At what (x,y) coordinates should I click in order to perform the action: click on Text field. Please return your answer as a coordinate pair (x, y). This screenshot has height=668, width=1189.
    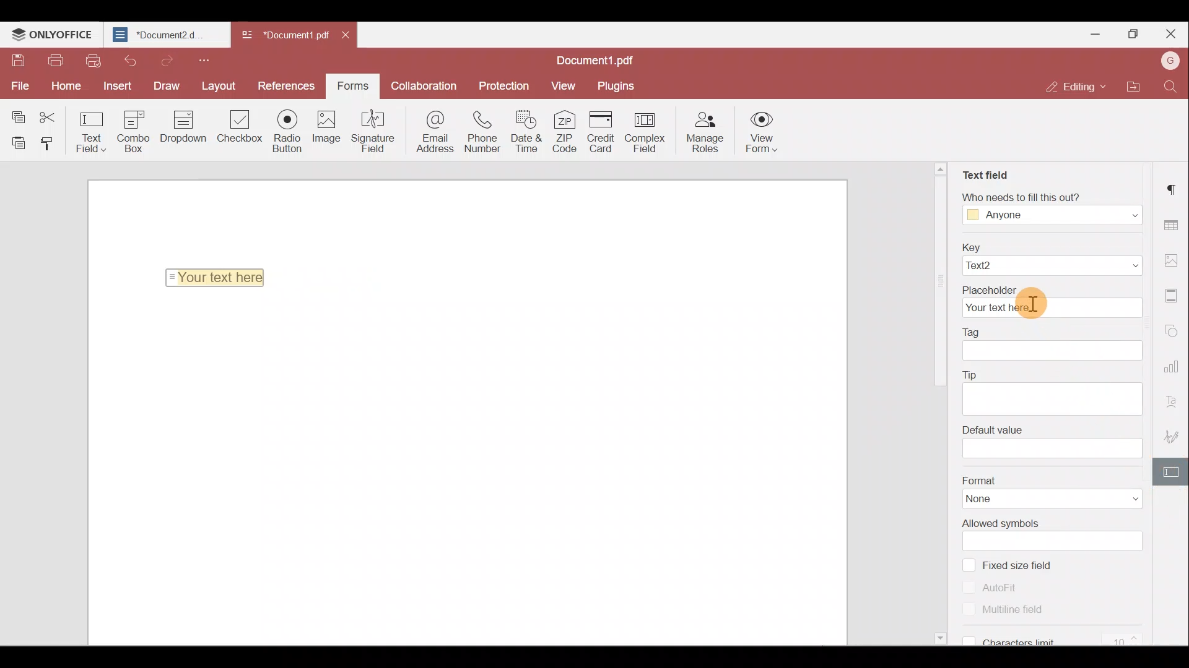
    Looking at the image, I should click on (92, 131).